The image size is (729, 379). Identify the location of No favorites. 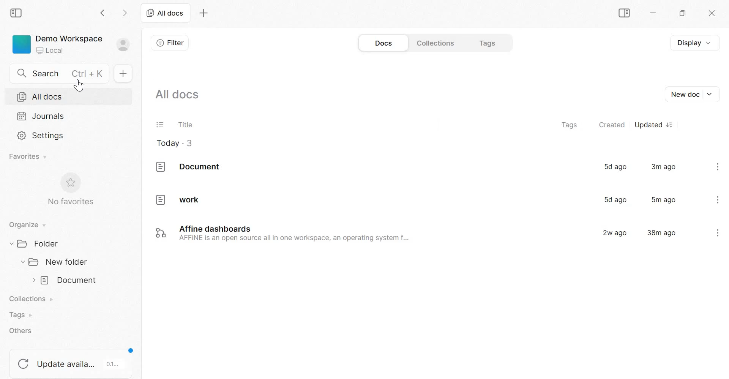
(69, 189).